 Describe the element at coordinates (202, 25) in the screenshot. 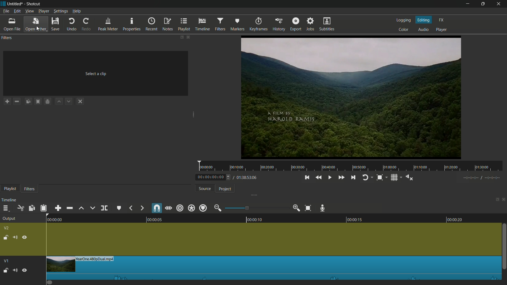

I see `timeline` at that location.